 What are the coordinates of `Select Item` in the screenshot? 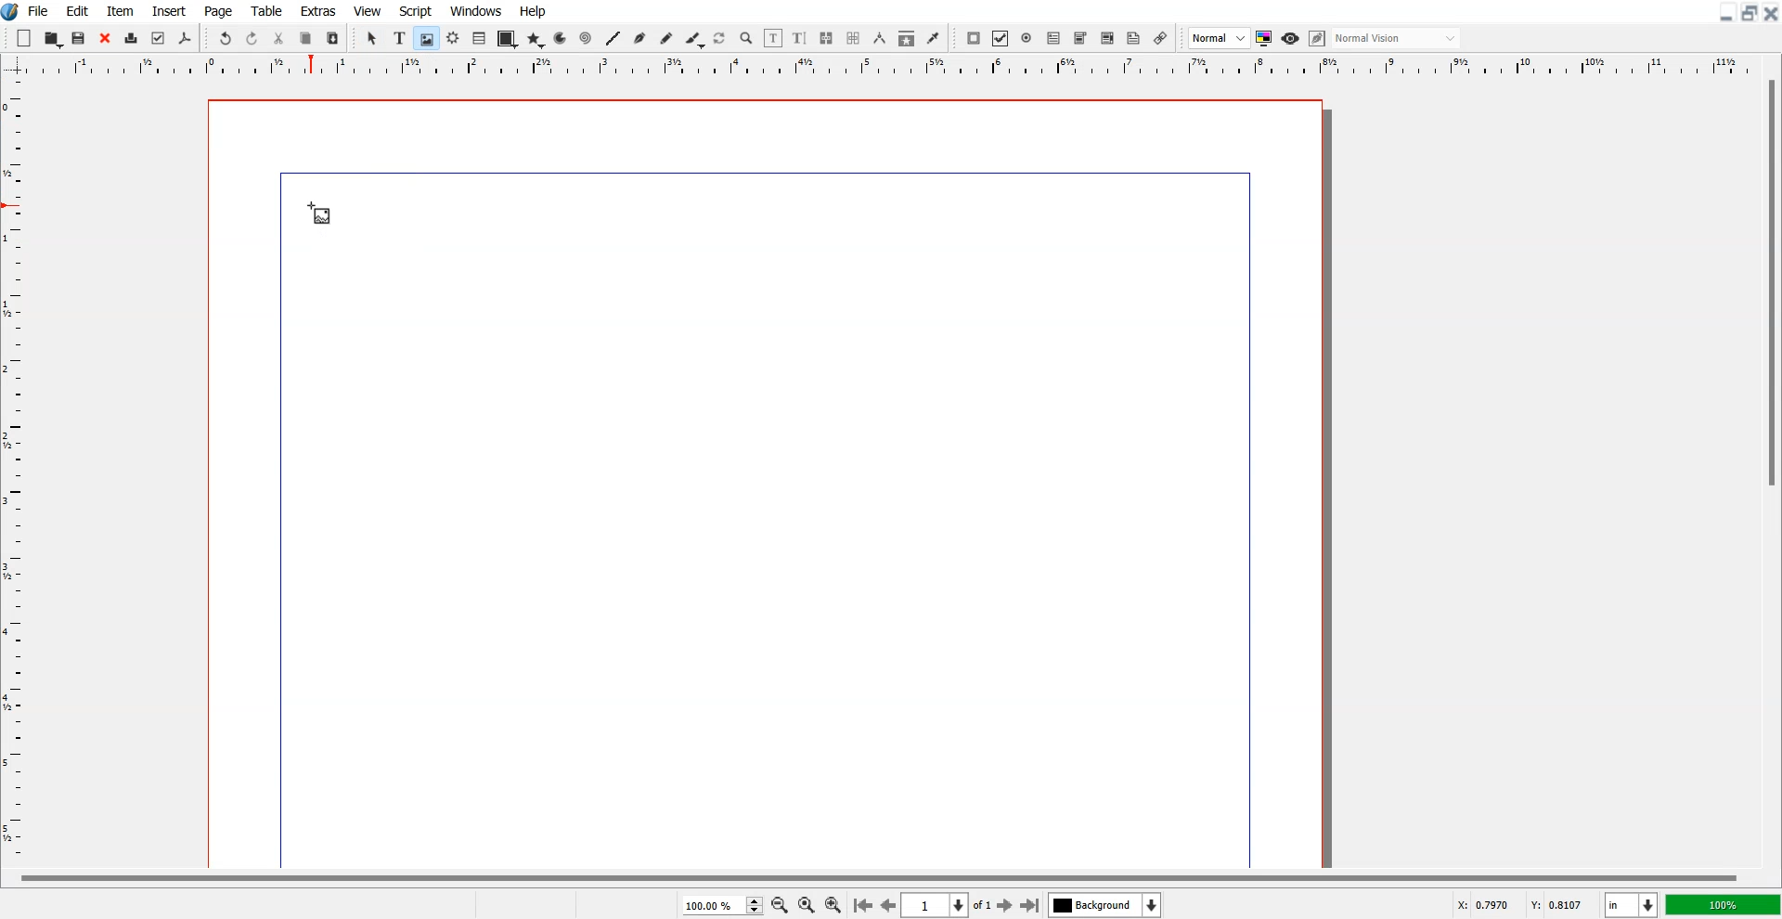 It's located at (372, 39).